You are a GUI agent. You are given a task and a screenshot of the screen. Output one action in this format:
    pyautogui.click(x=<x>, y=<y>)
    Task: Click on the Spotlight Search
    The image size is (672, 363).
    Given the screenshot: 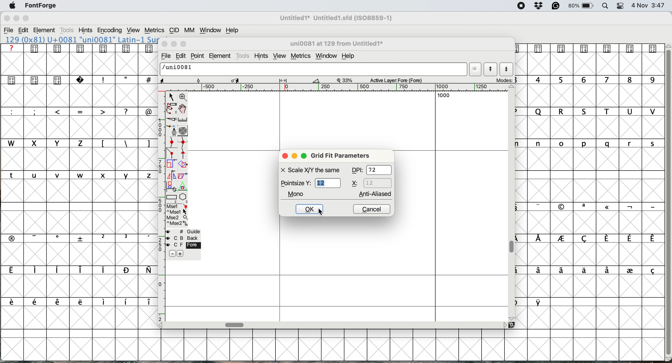 What is the action you would take?
    pyautogui.click(x=605, y=6)
    